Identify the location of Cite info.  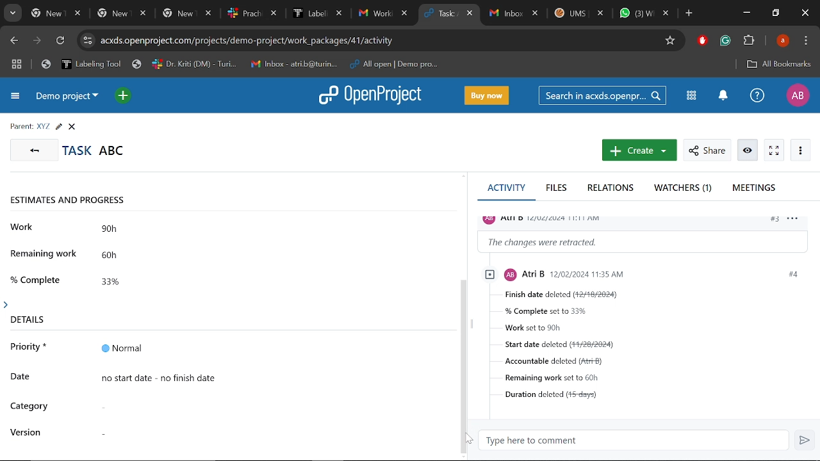
(88, 41).